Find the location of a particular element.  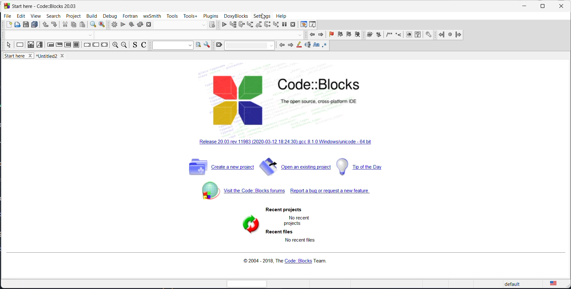

save all is located at coordinates (35, 25).